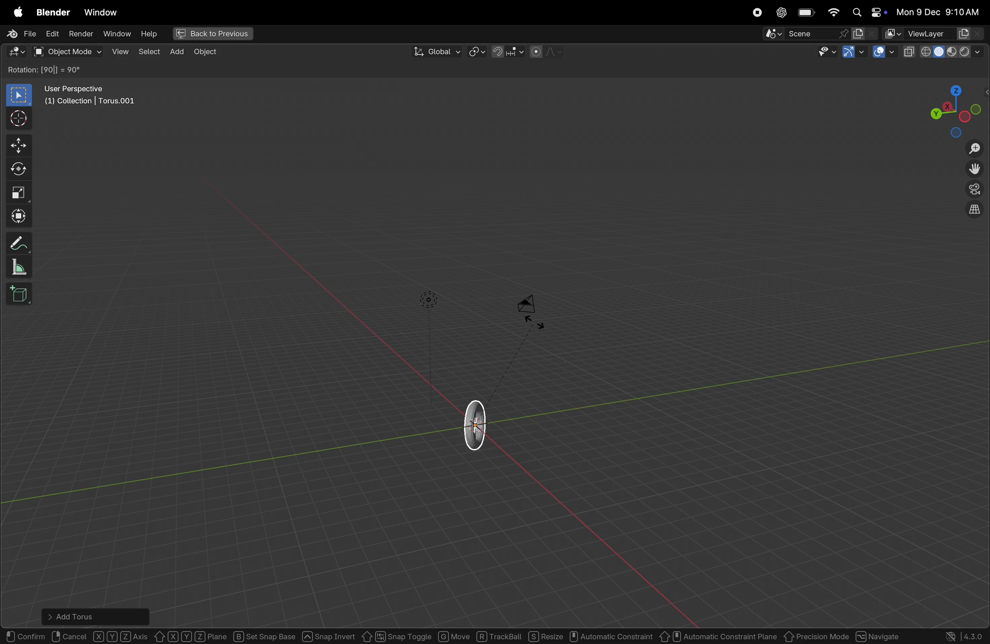 The height and width of the screenshot is (644, 990). What do you see at coordinates (974, 211) in the screenshot?
I see `orthogonal perspective` at bounding box center [974, 211].